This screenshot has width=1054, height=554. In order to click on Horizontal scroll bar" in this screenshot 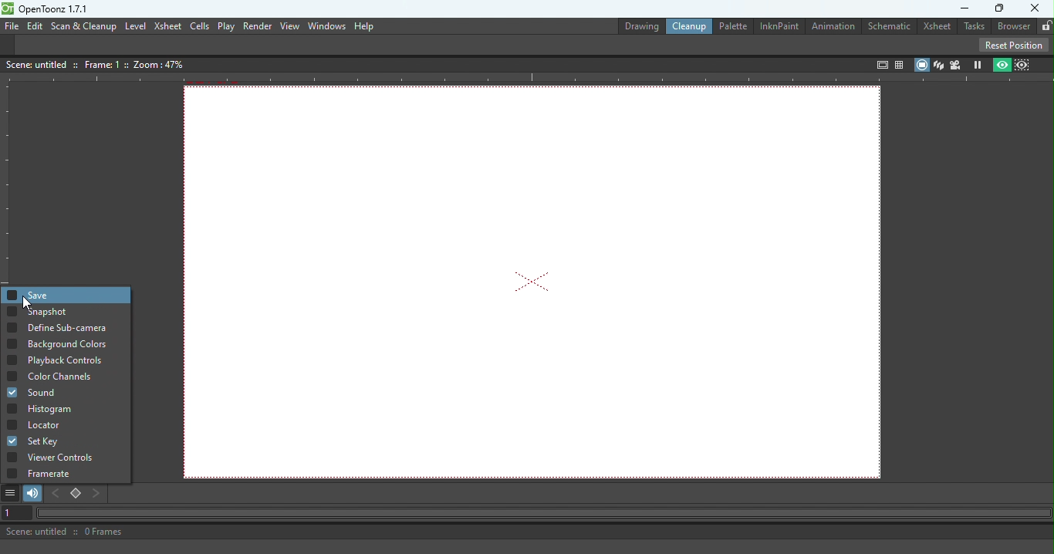, I will do `click(540, 513)`.